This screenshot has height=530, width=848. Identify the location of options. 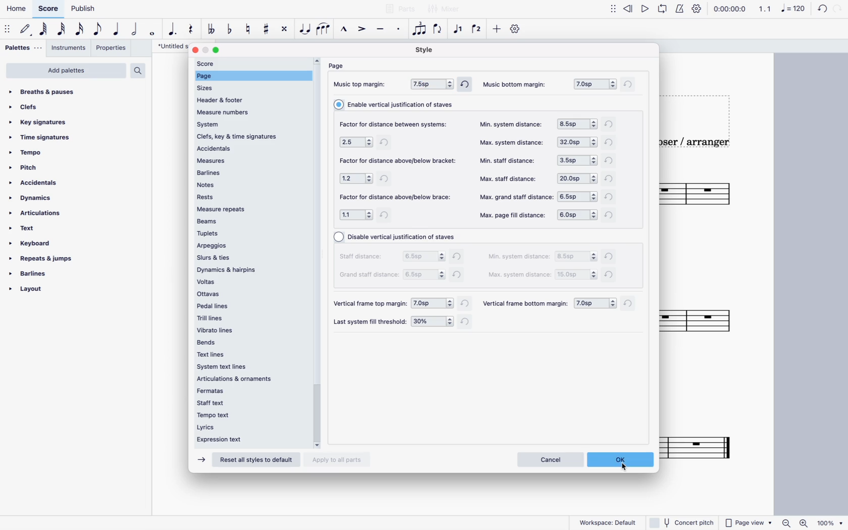
(576, 274).